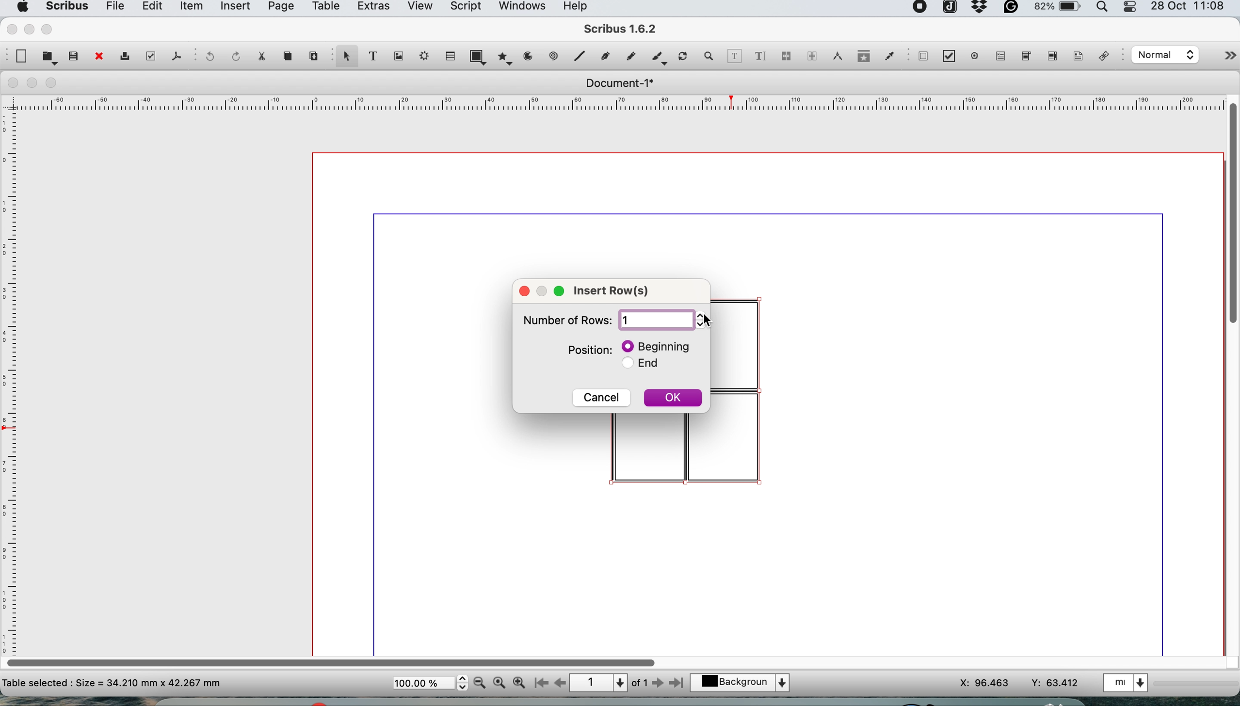  Describe the element at coordinates (1024, 59) in the screenshot. I see `pdf combo box` at that location.